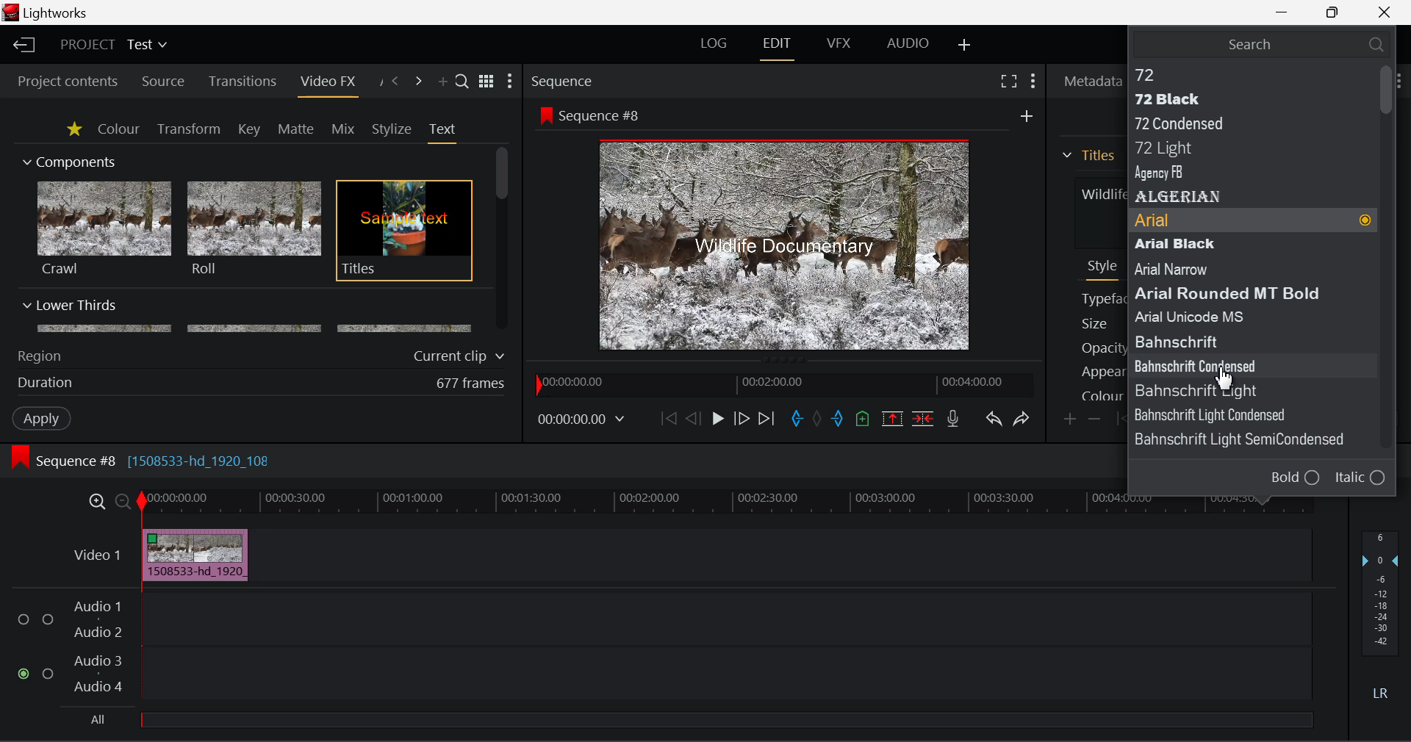 The width and height of the screenshot is (1411, 742). What do you see at coordinates (191, 555) in the screenshot?
I see `Clip Inserted` at bounding box center [191, 555].